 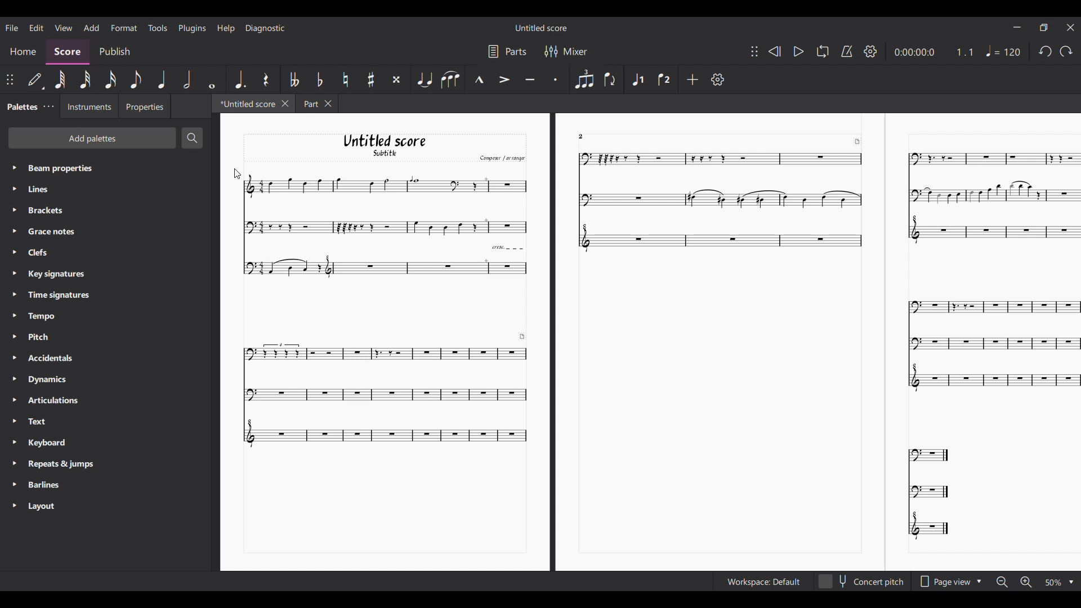 I want to click on Tie, so click(x=424, y=79).